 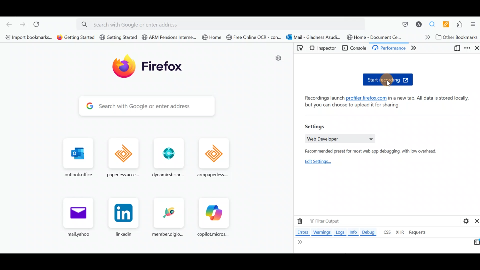 I want to click on Multi keywords highlighter, so click(x=447, y=24).